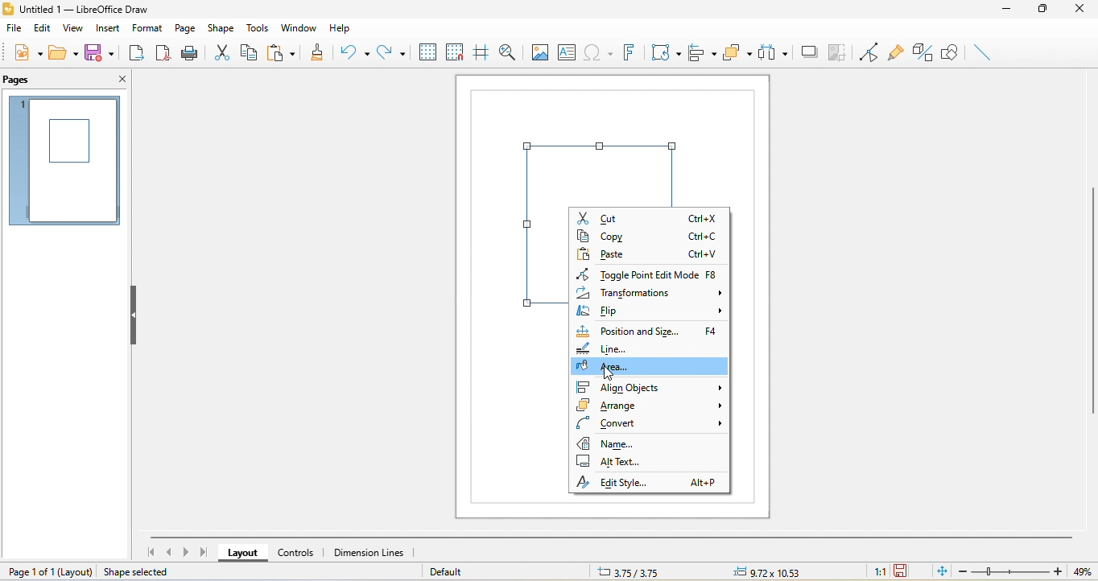 This screenshot has height=581, width=1098. What do you see at coordinates (317, 55) in the screenshot?
I see `clone formatting` at bounding box center [317, 55].